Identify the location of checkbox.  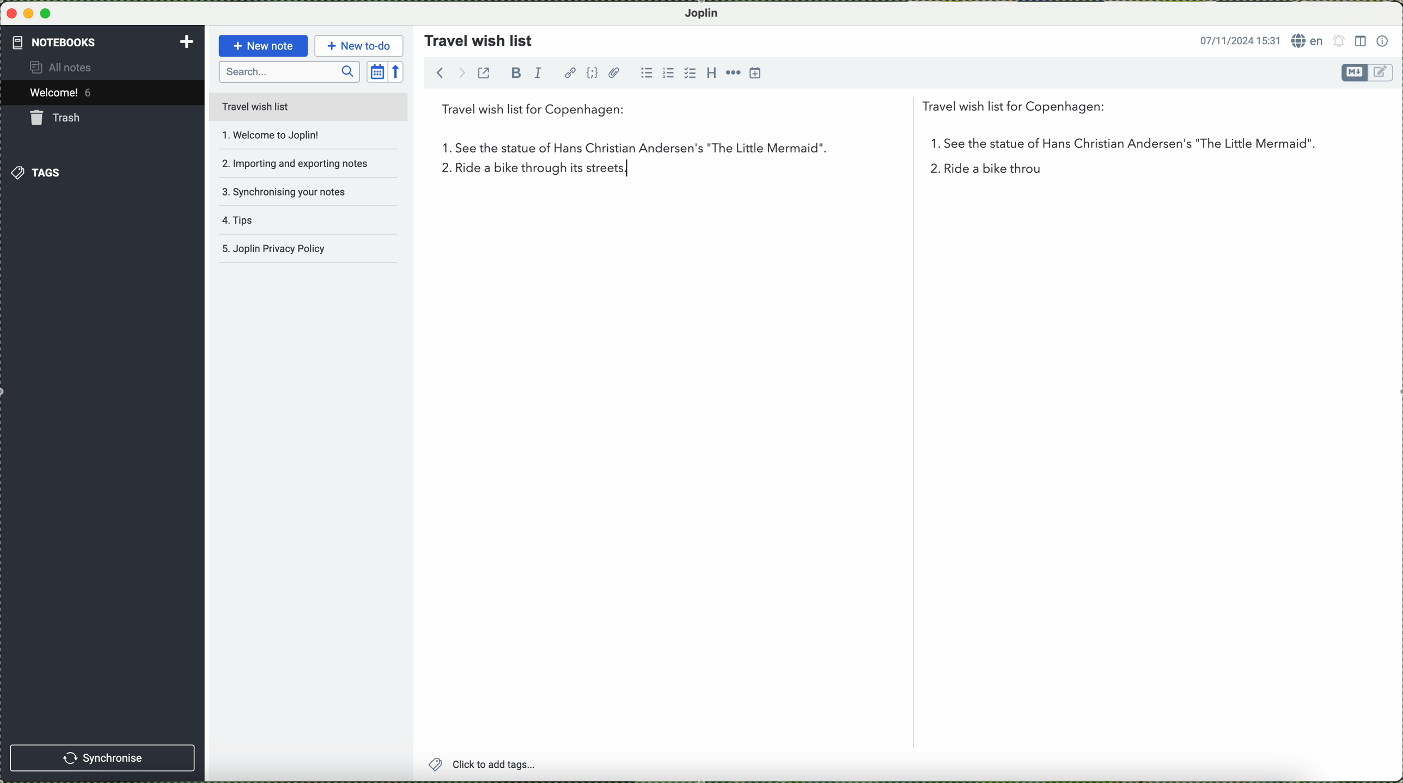
(688, 73).